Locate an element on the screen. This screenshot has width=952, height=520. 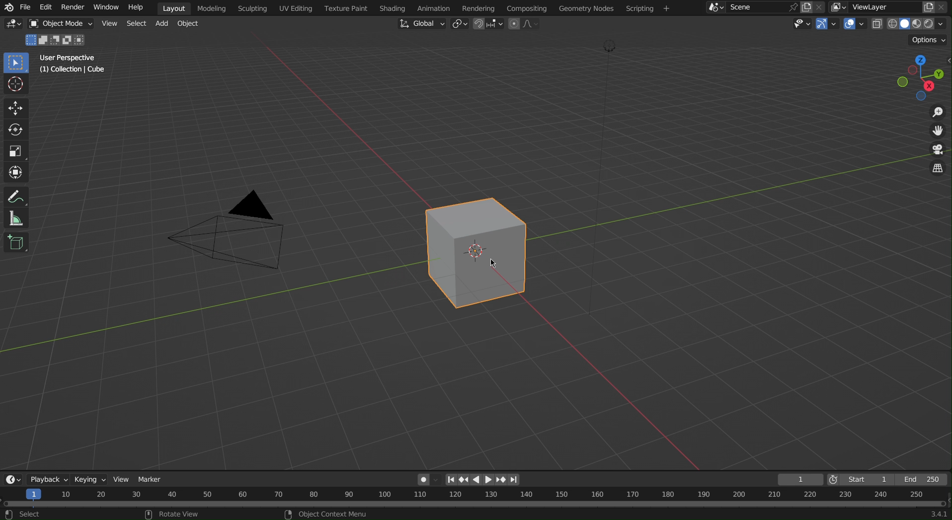
Camera is located at coordinates (231, 236).